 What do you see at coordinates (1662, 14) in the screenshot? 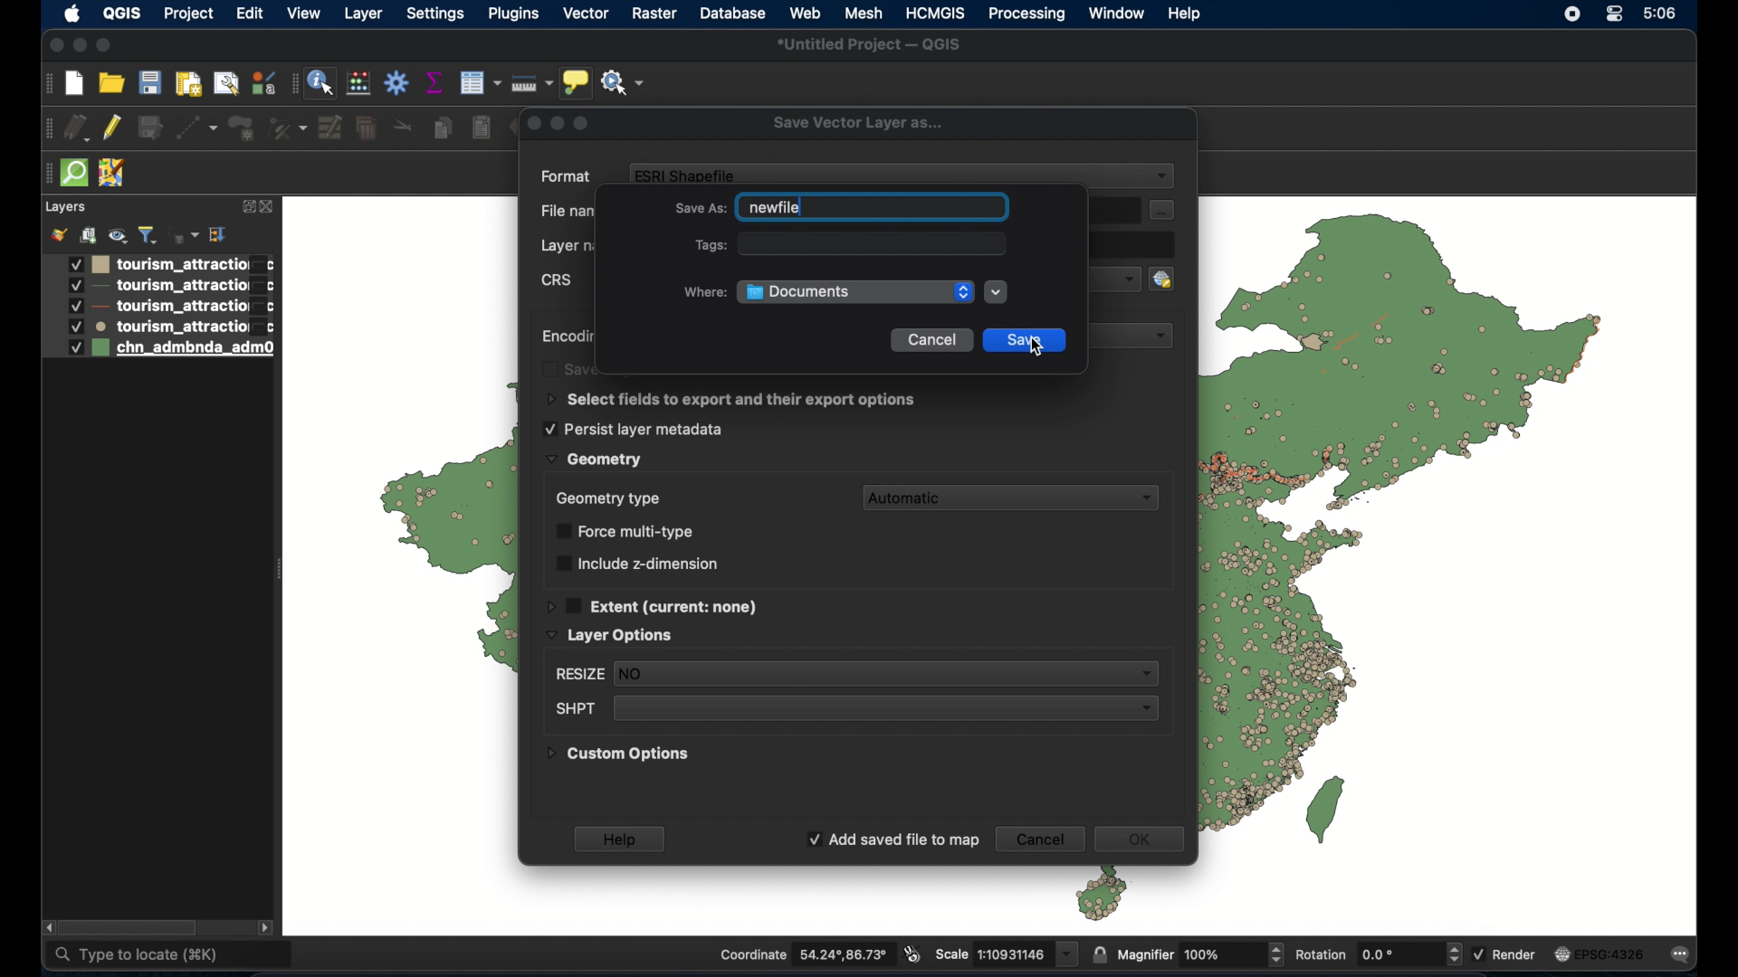
I see `time` at bounding box center [1662, 14].